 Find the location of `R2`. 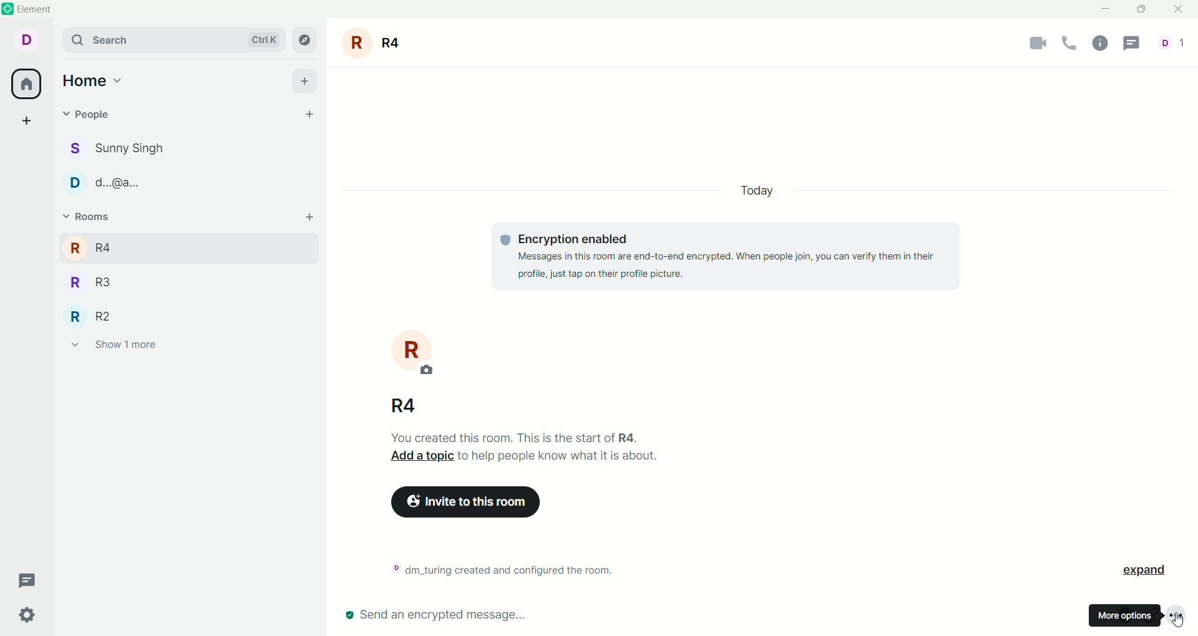

R2 is located at coordinates (105, 316).